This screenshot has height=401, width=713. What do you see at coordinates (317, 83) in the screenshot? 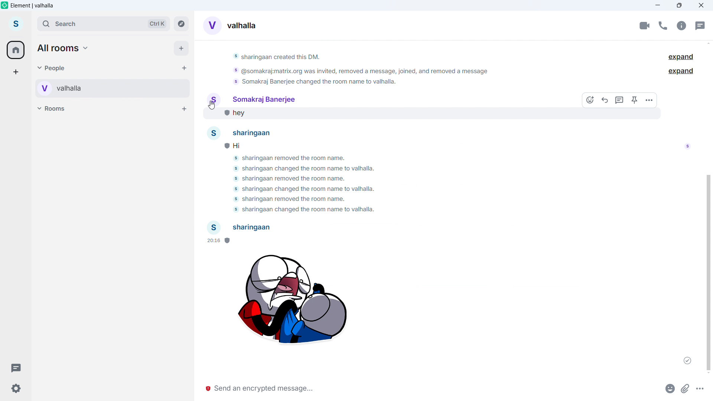
I see `somakraj banerjee charged the room name to valhalla` at bounding box center [317, 83].